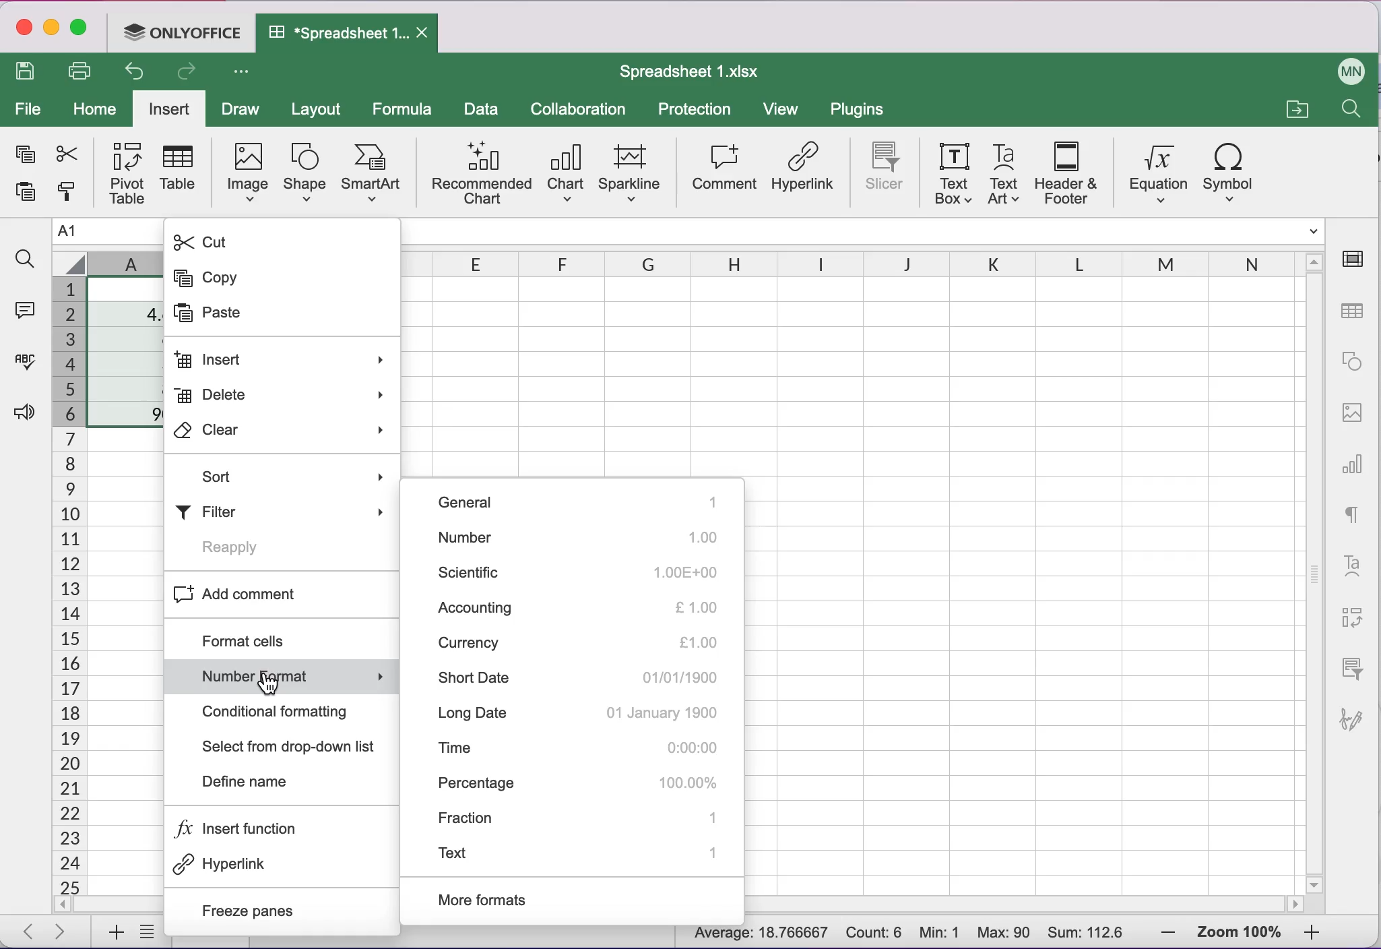  I want to click on Hyperlink, so click(274, 865).